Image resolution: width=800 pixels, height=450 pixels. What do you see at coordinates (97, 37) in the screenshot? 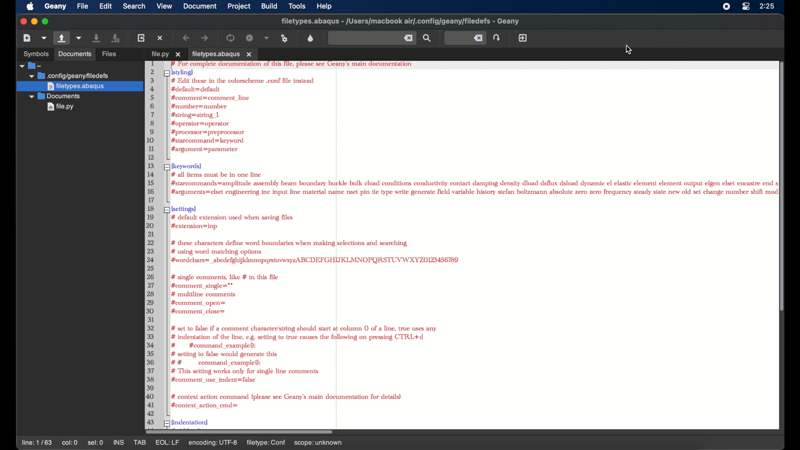
I see `save current file` at bounding box center [97, 37].